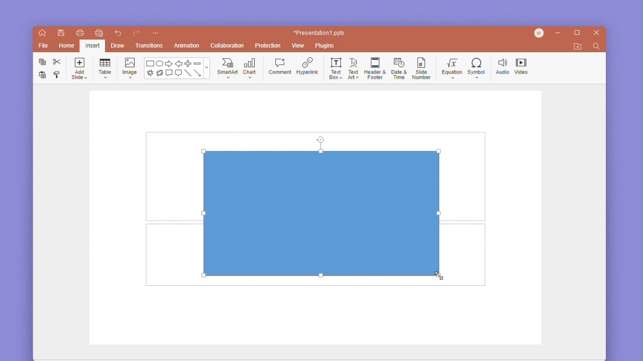 The width and height of the screenshot is (643, 361). Describe the element at coordinates (307, 66) in the screenshot. I see `hyperlink` at that location.